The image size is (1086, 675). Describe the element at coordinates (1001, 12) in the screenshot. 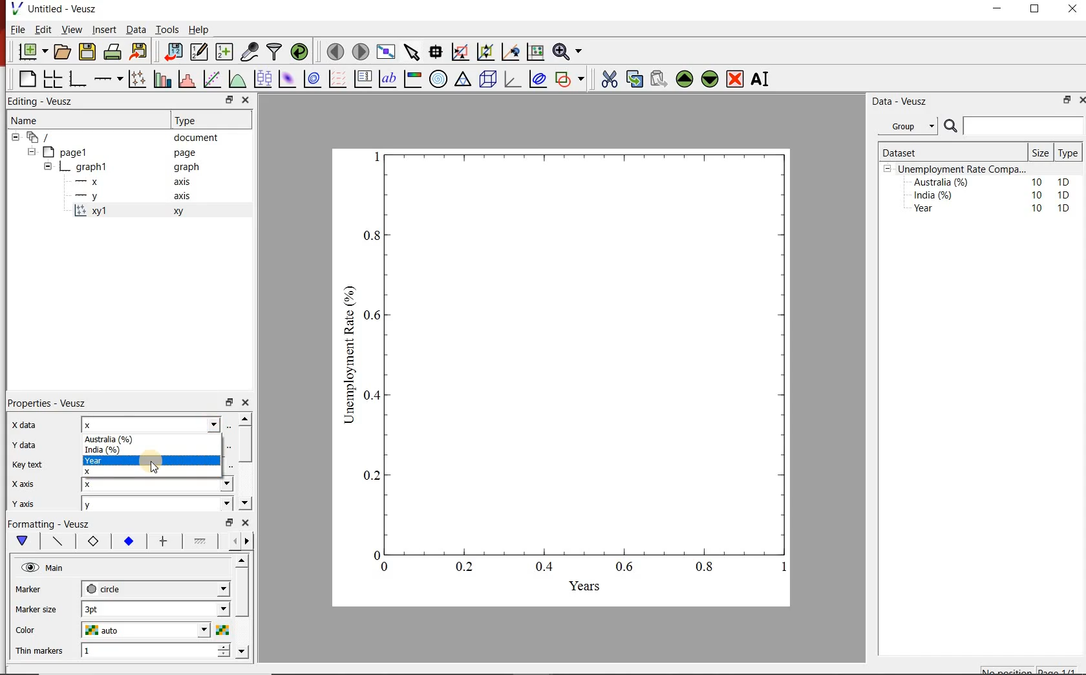

I see `minimise` at that location.